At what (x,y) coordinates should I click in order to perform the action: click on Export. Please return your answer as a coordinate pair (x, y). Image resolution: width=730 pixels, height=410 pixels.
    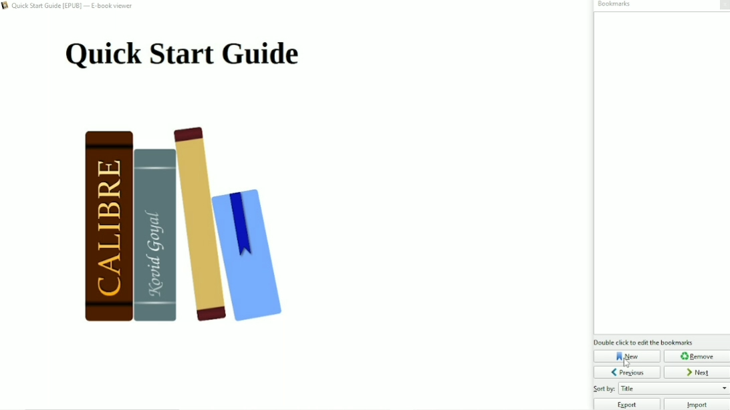
    Looking at the image, I should click on (626, 404).